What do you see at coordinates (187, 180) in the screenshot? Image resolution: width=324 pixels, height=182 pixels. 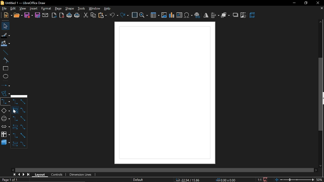 I see `-22.94/15.86` at bounding box center [187, 180].